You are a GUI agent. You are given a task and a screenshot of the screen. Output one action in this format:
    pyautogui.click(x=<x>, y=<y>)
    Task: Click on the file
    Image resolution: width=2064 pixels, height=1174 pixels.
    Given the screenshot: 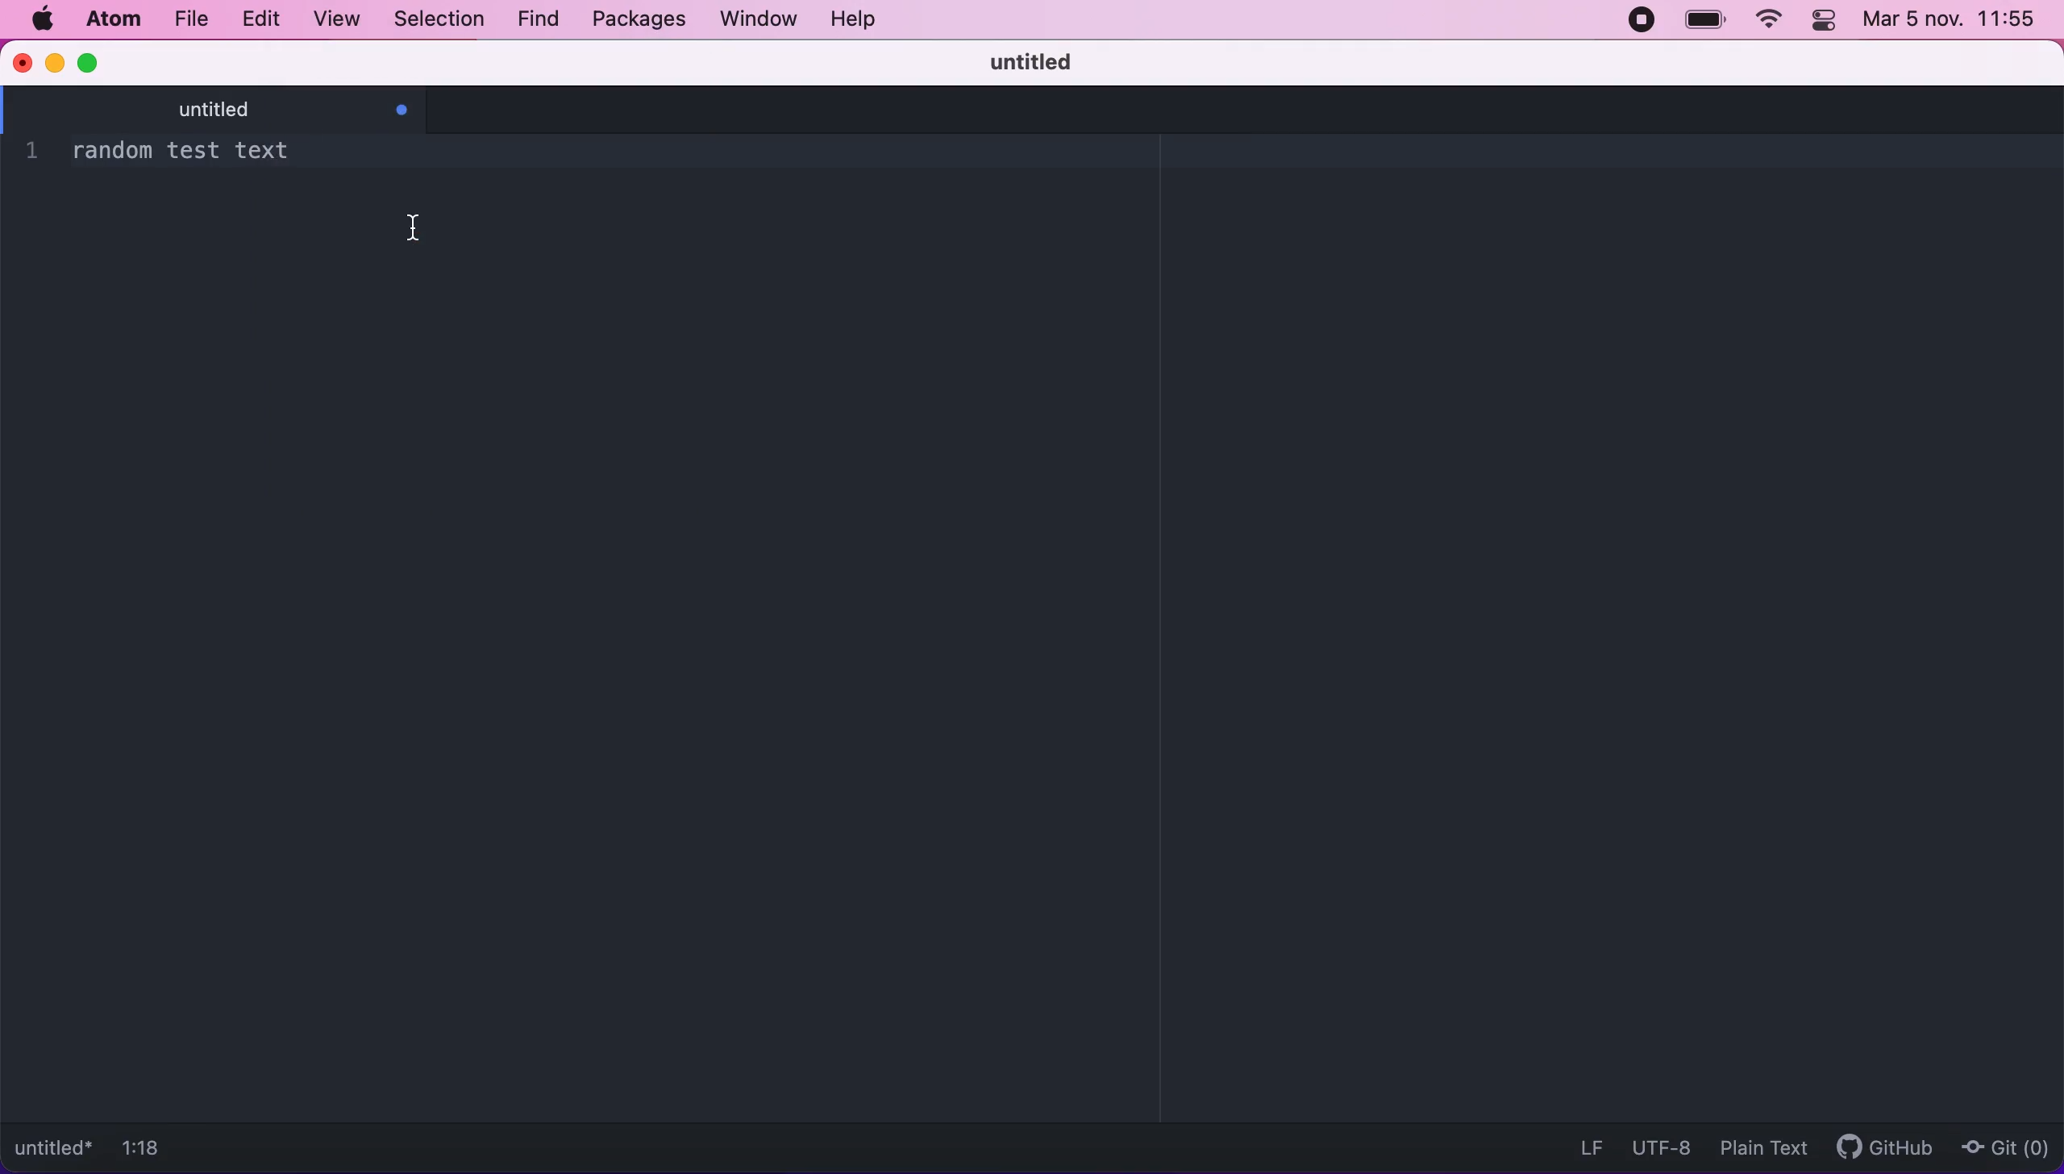 What is the action you would take?
    pyautogui.click(x=192, y=20)
    